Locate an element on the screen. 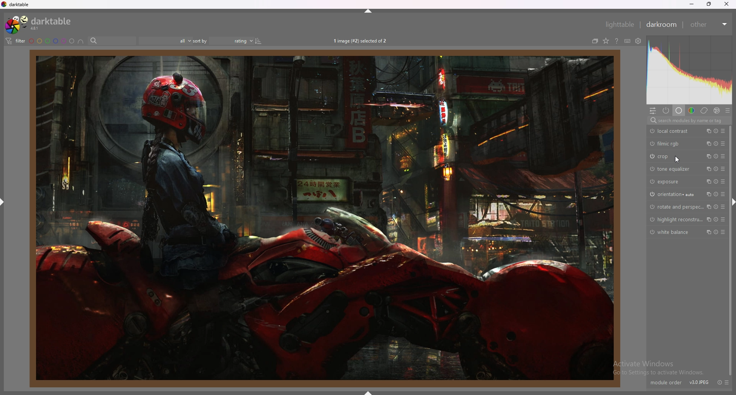  correct is located at coordinates (704, 111).